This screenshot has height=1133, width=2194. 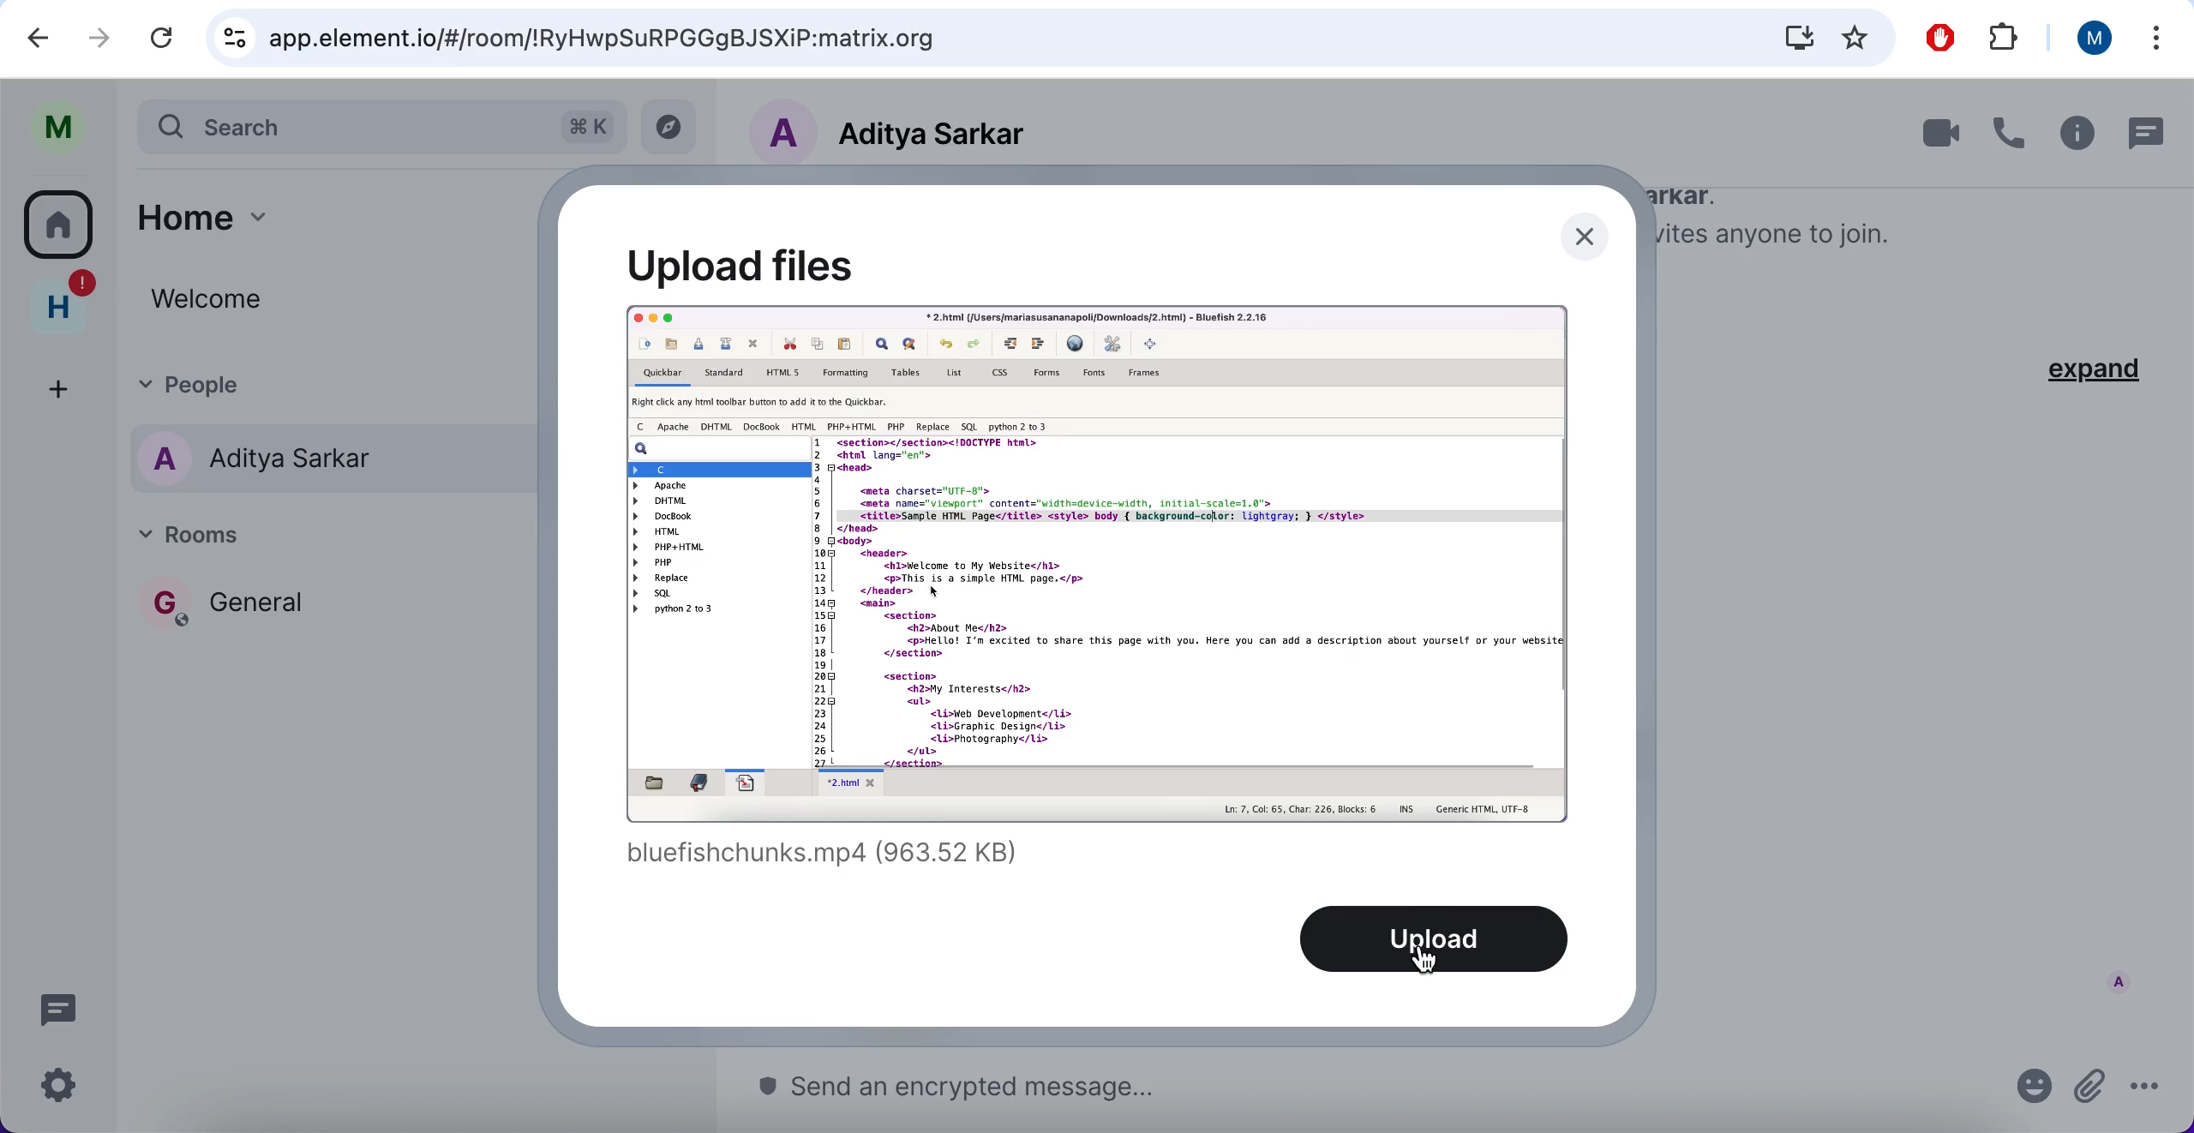 I want to click on close, so click(x=1583, y=238).